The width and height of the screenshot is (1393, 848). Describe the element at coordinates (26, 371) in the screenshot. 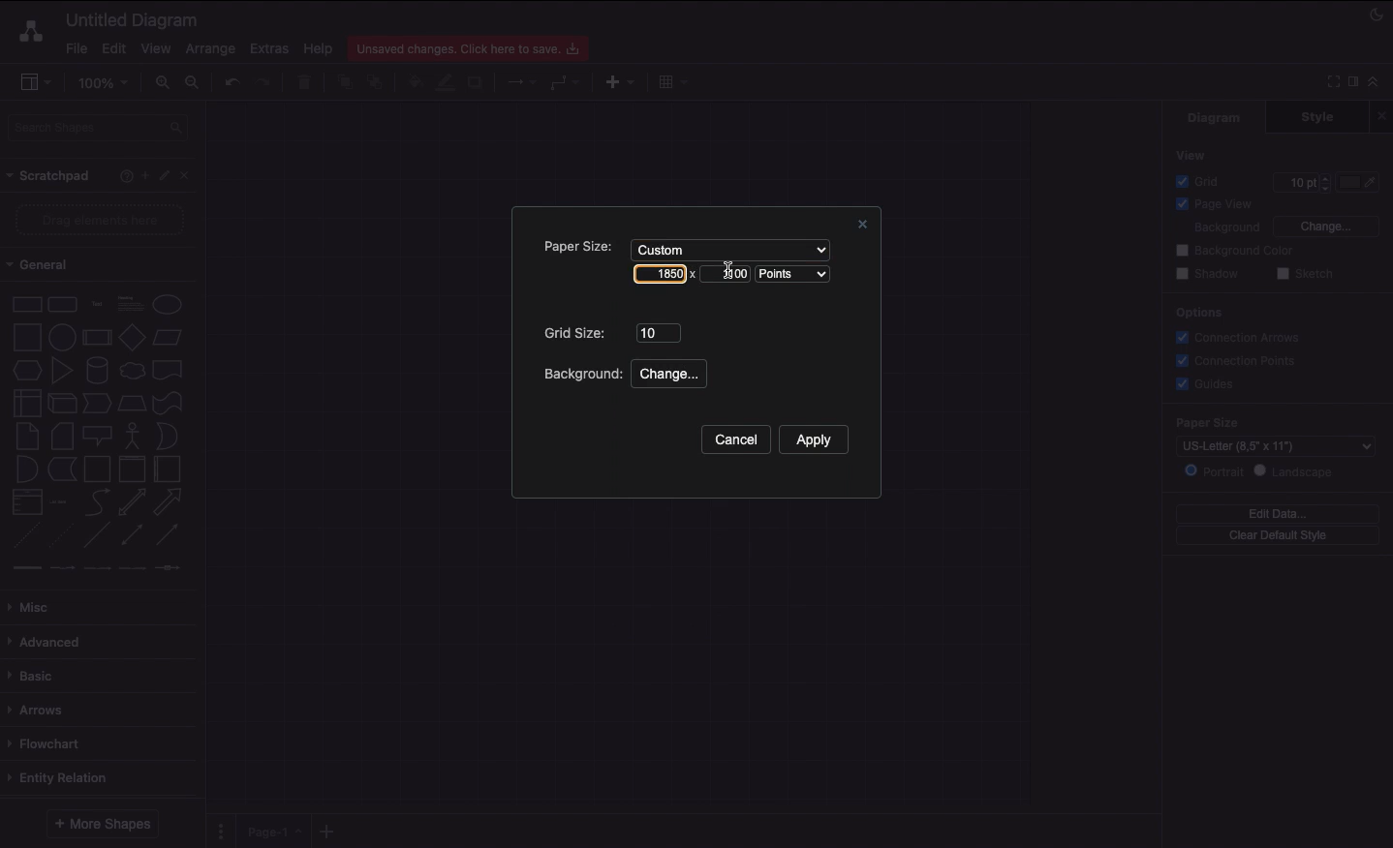

I see `Hexagon` at that location.